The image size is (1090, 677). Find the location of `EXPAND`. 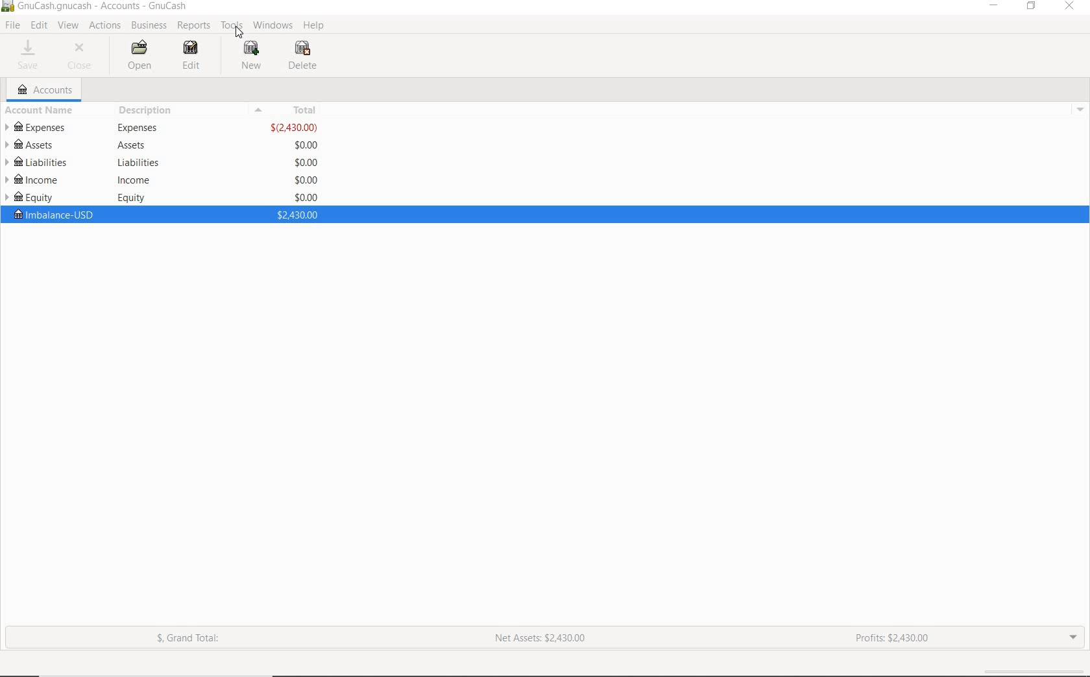

EXPAND is located at coordinates (1072, 641).